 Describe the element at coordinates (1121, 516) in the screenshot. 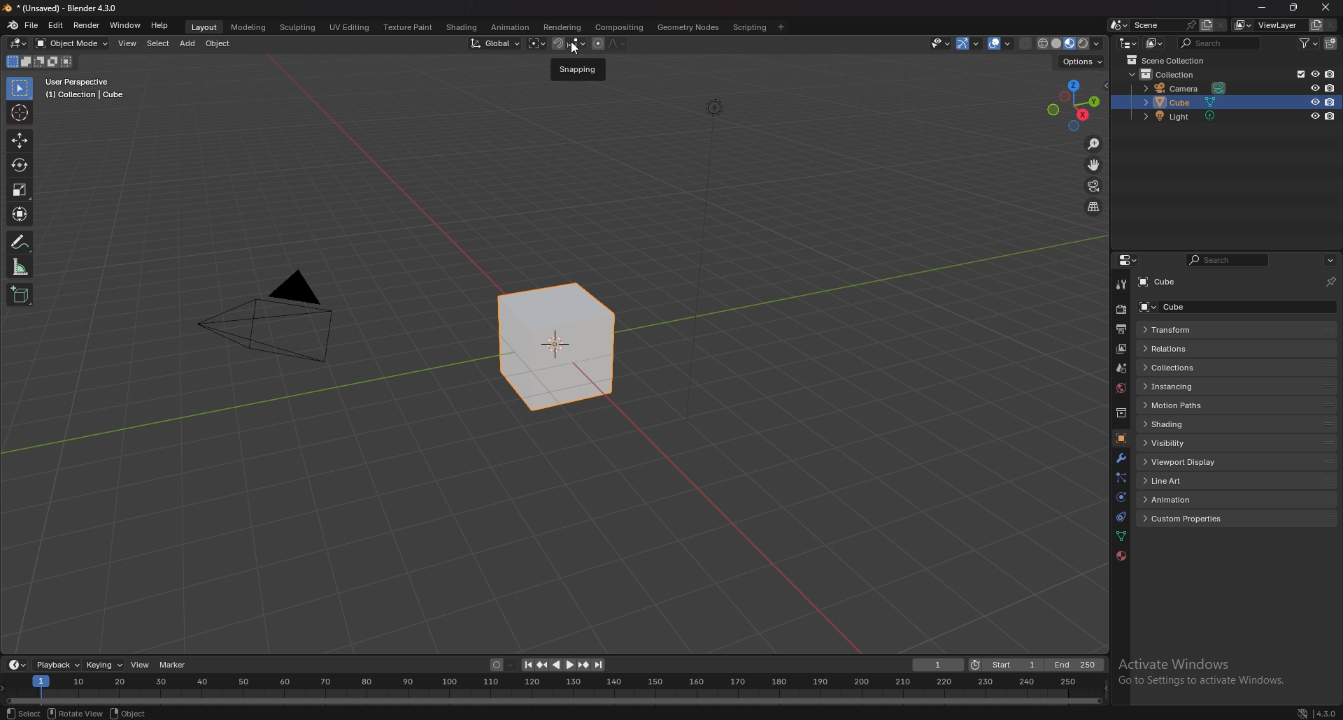

I see `constraints` at that location.